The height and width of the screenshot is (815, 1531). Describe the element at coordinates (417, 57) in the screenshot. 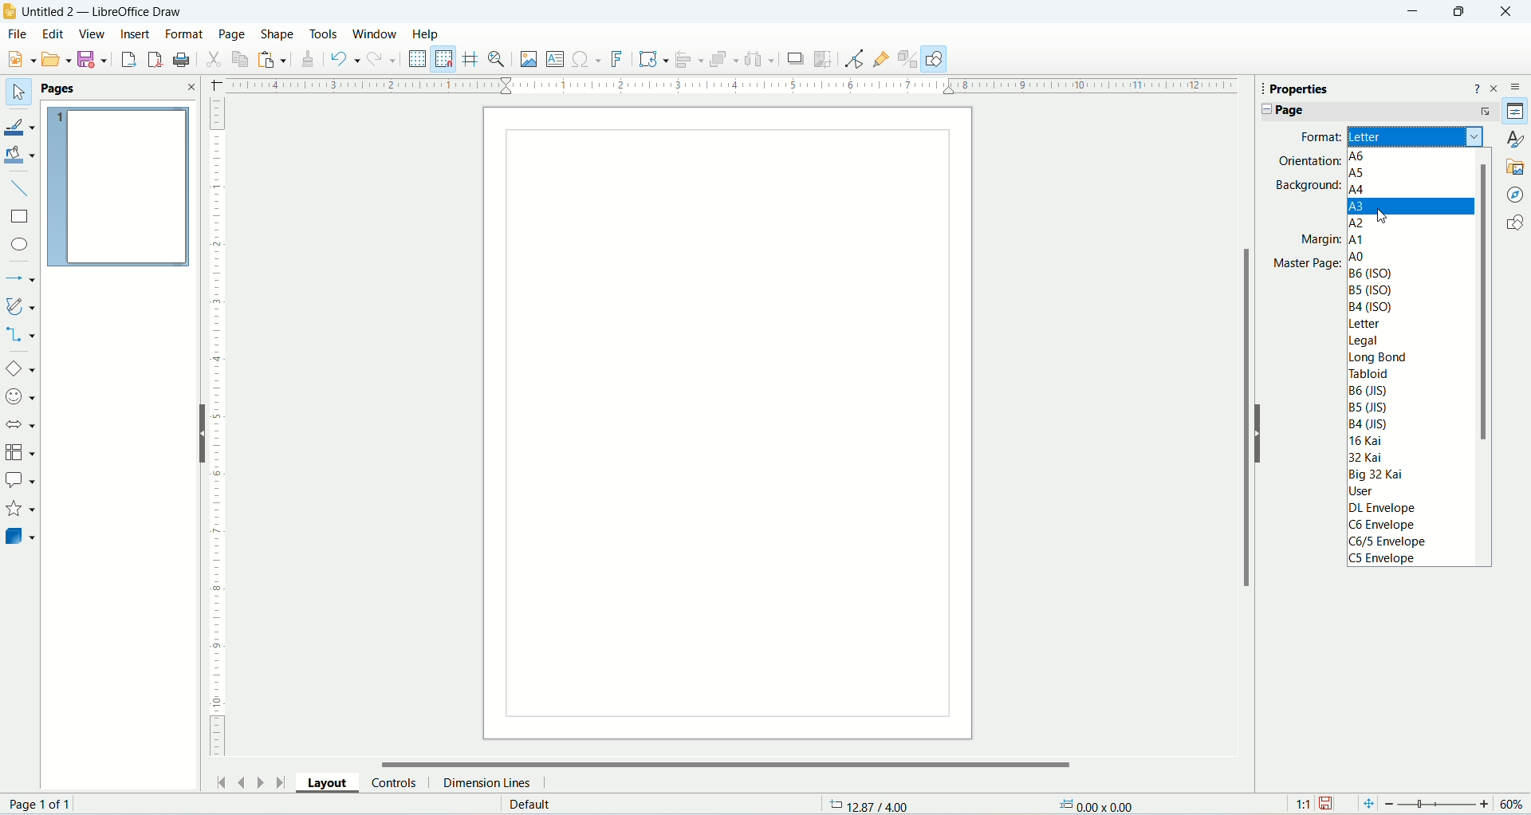

I see `display grid` at that location.